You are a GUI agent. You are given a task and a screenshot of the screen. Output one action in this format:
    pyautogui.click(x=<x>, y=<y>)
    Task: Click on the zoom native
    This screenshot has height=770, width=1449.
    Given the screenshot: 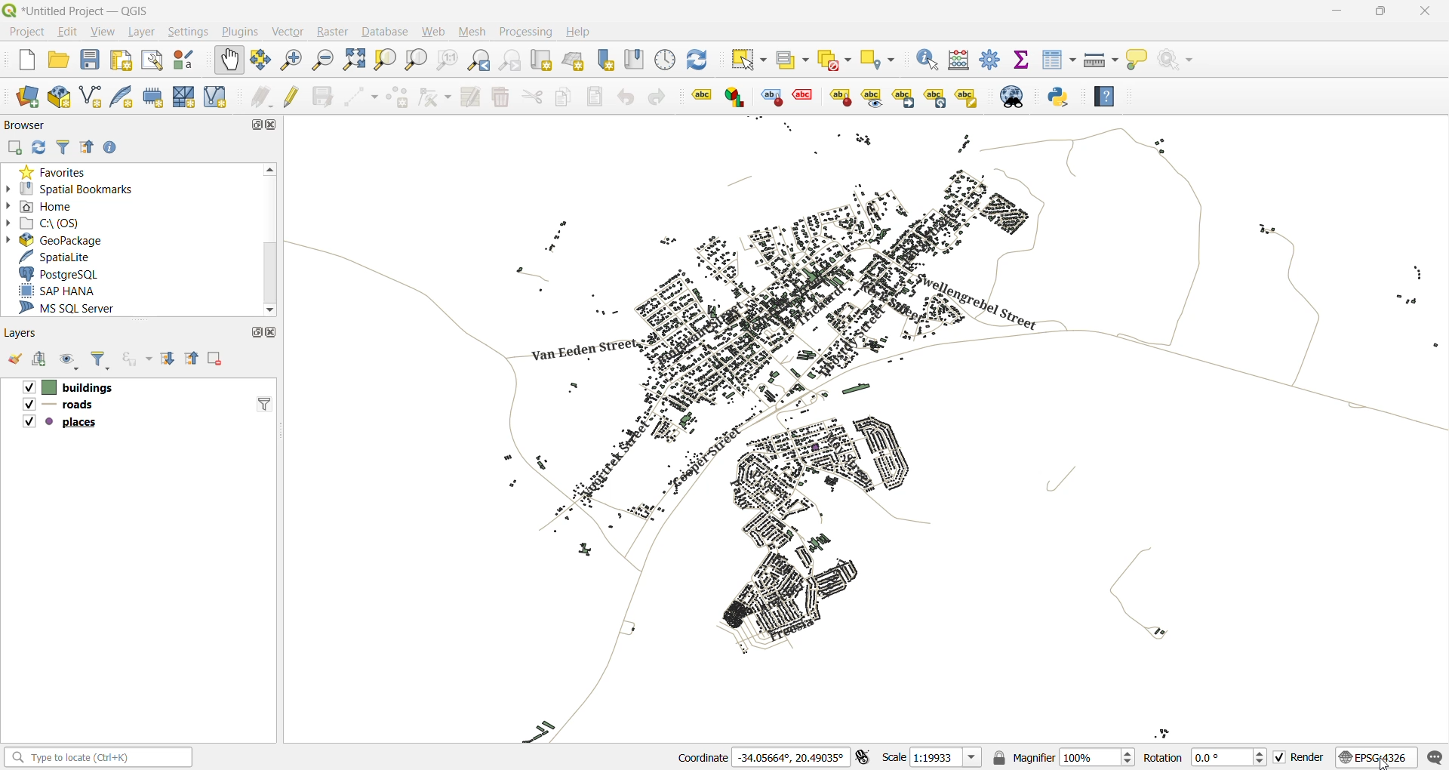 What is the action you would take?
    pyautogui.click(x=447, y=60)
    